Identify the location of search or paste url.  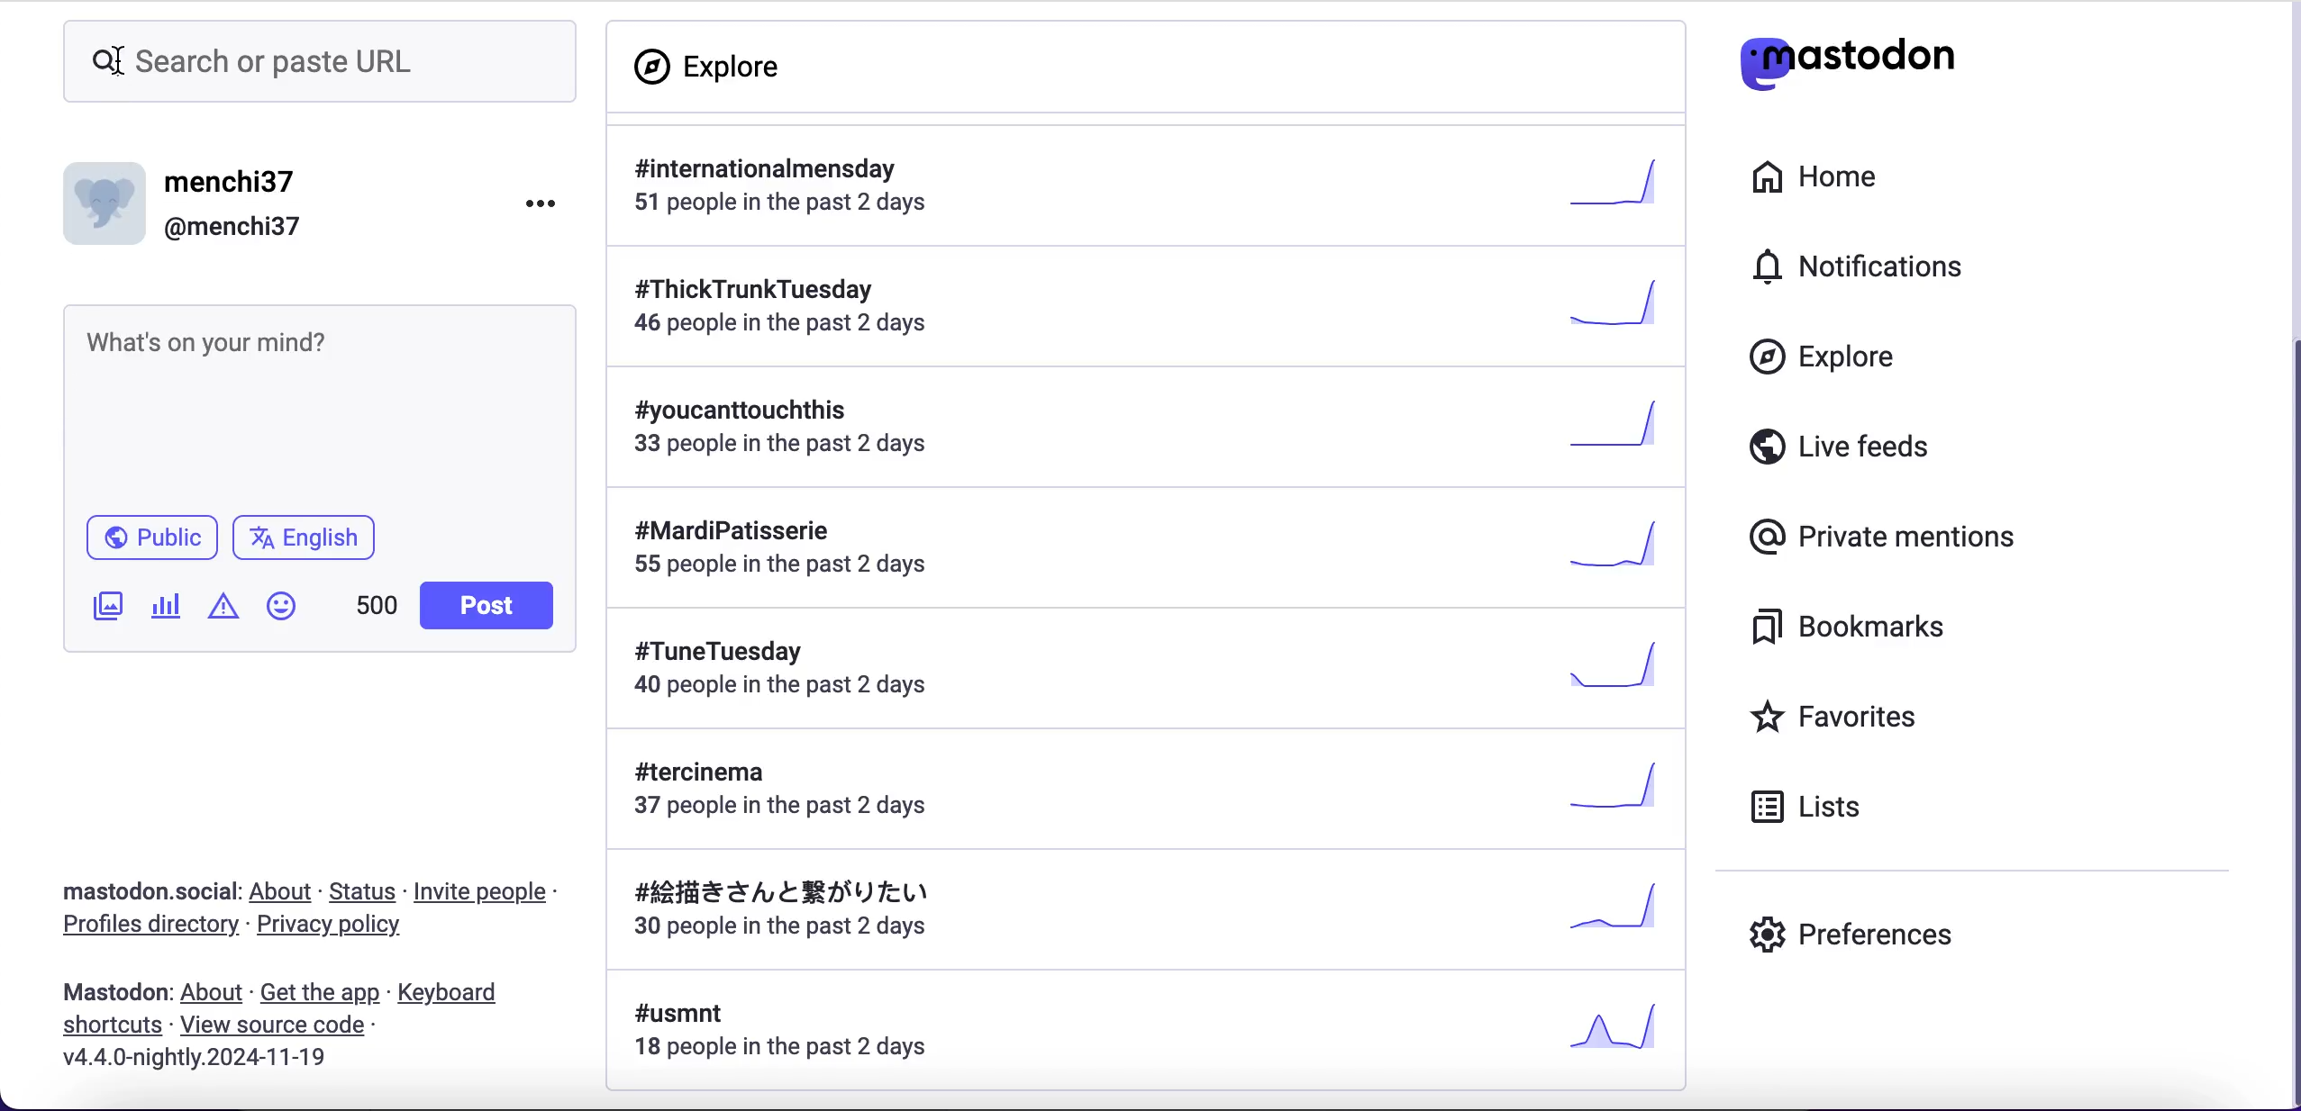
(314, 63).